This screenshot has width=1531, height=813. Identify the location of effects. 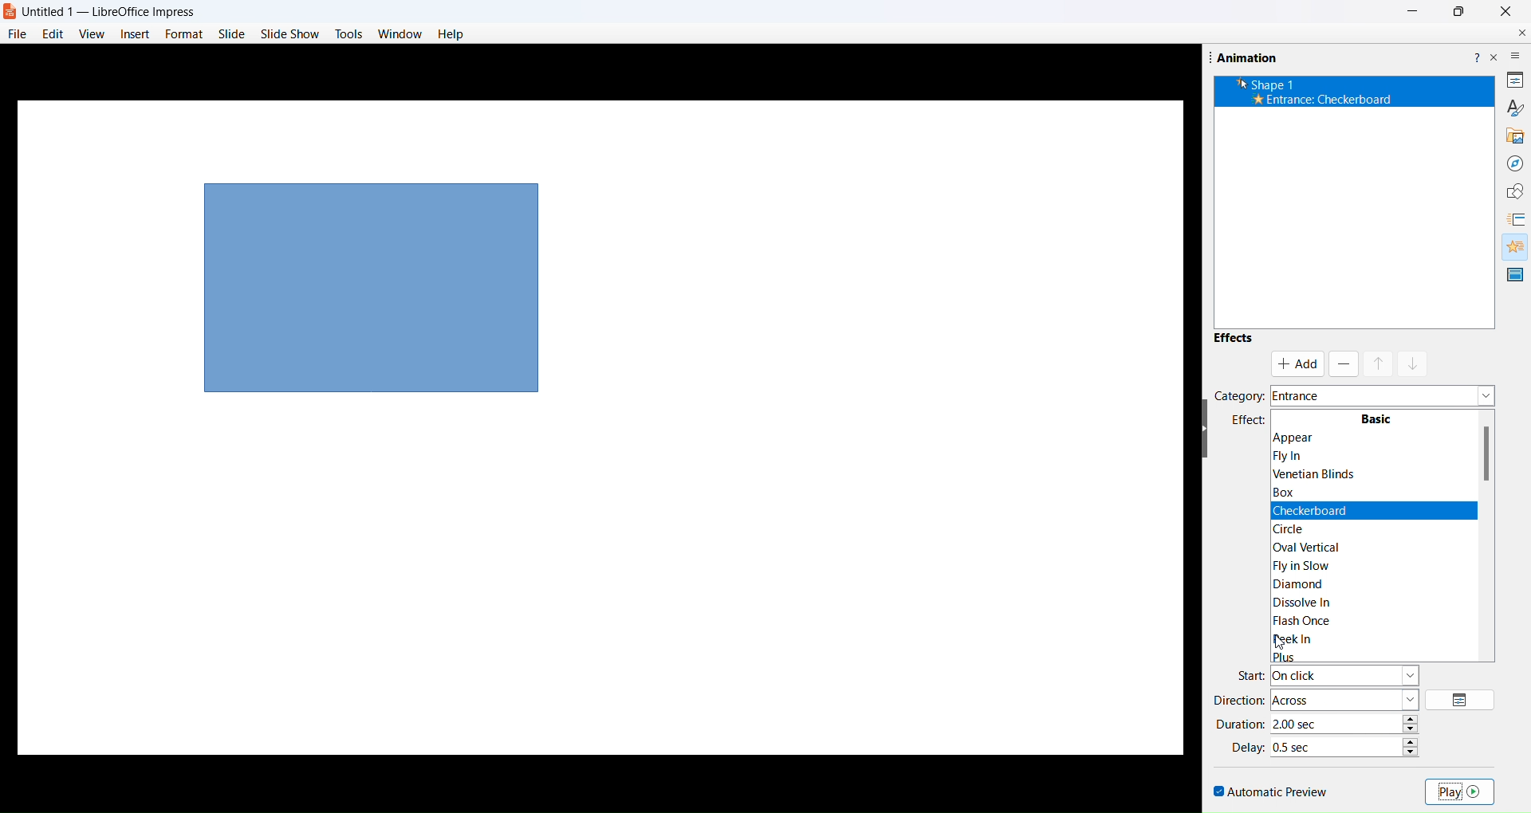
(1234, 341).